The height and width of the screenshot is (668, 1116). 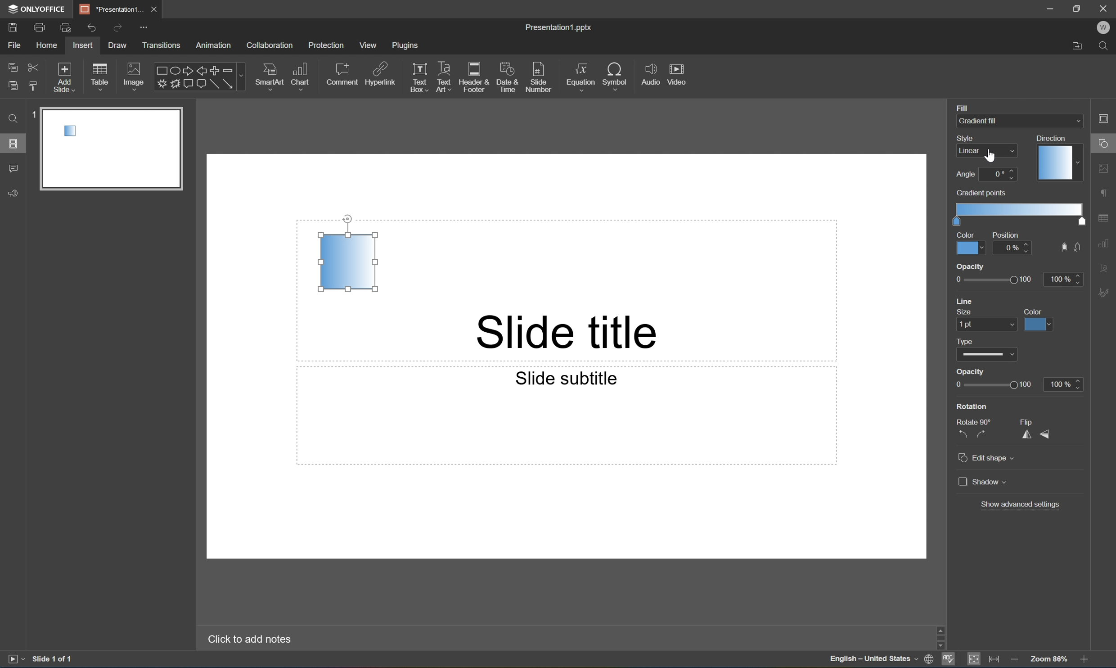 I want to click on Slide 1 of 1, so click(x=53, y=658).